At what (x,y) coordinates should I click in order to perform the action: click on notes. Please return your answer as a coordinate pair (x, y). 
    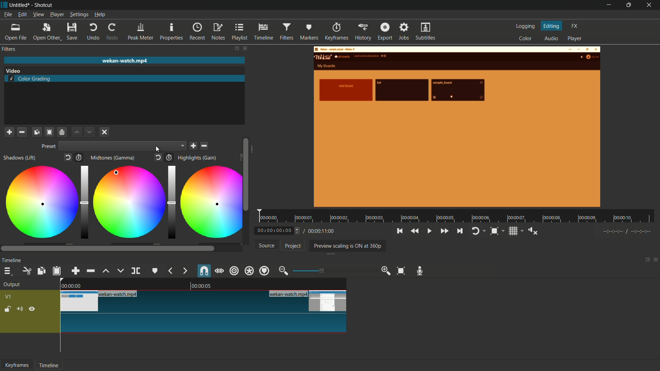
    Looking at the image, I should click on (219, 32).